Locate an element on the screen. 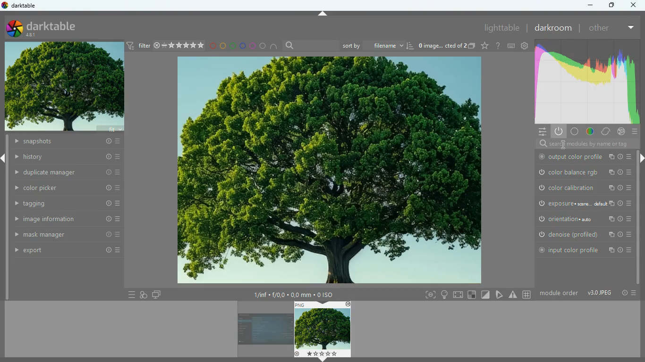 The image size is (645, 362). frame is located at coordinates (429, 295).